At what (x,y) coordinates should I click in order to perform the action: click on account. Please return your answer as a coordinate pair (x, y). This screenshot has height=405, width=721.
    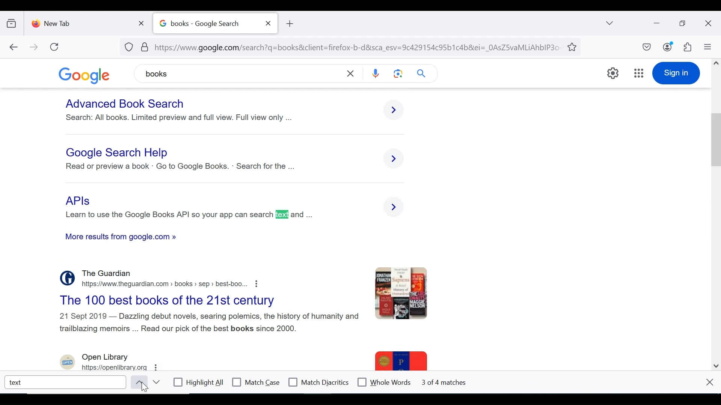
    Looking at the image, I should click on (668, 46).